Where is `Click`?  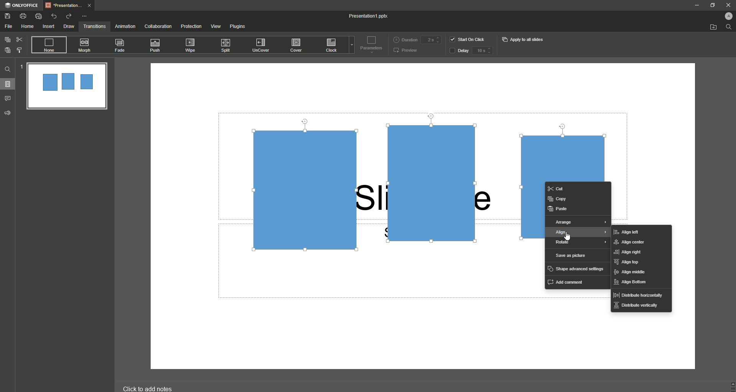 Click is located at coordinates (332, 46).